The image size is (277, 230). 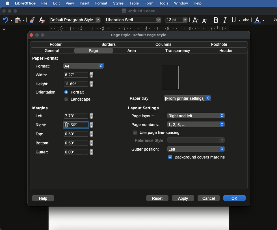 What do you see at coordinates (195, 19) in the screenshot?
I see `Size increase` at bounding box center [195, 19].